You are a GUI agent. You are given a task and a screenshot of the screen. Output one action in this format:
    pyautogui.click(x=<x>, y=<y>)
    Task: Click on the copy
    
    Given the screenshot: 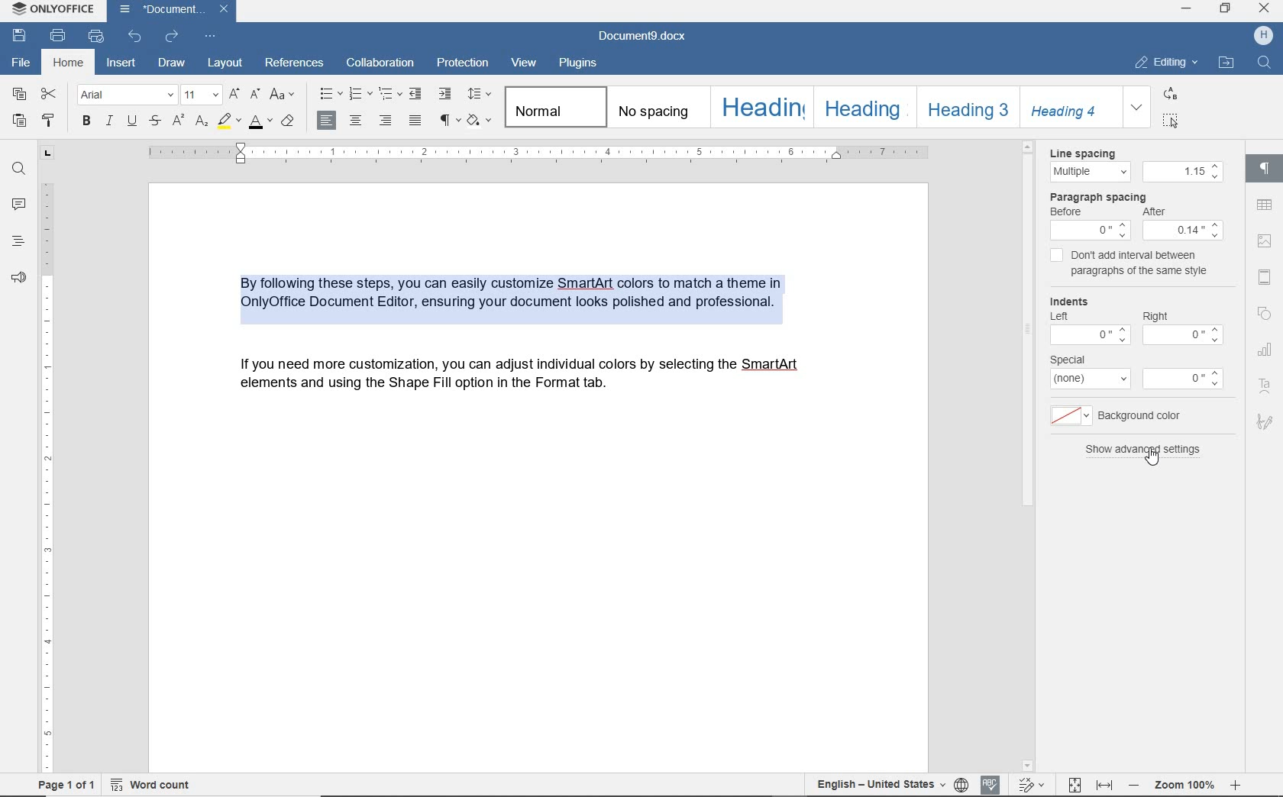 What is the action you would take?
    pyautogui.click(x=21, y=98)
    